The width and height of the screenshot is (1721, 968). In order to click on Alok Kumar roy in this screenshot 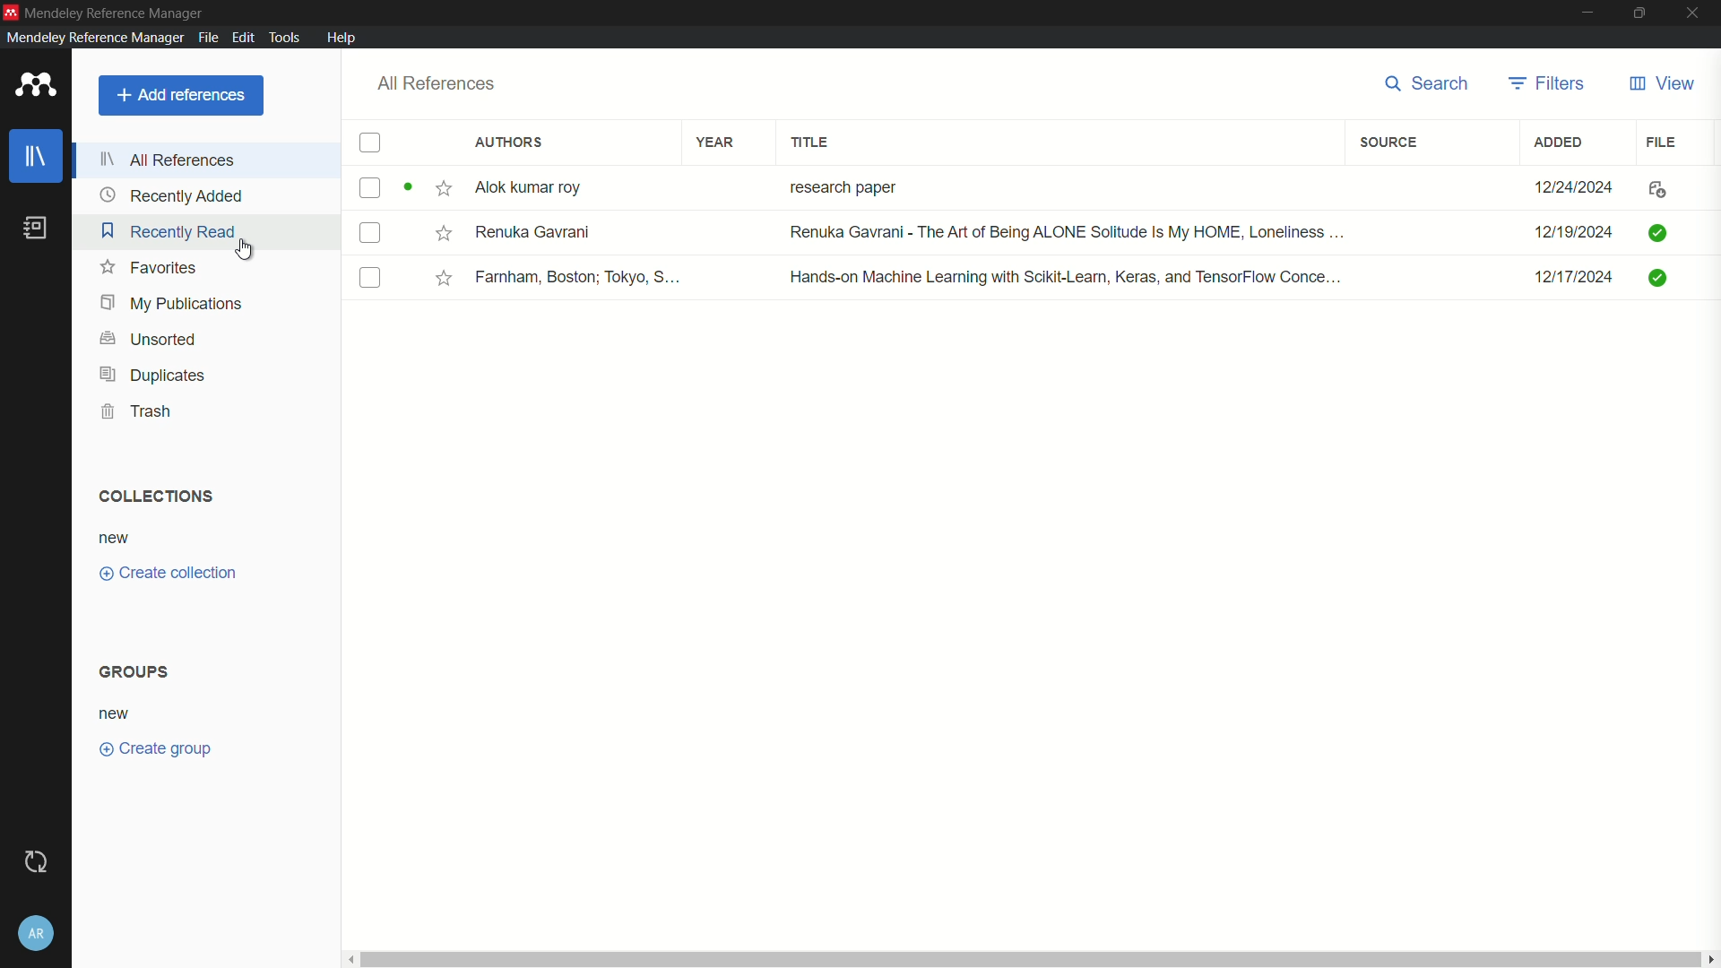, I will do `click(561, 187)`.